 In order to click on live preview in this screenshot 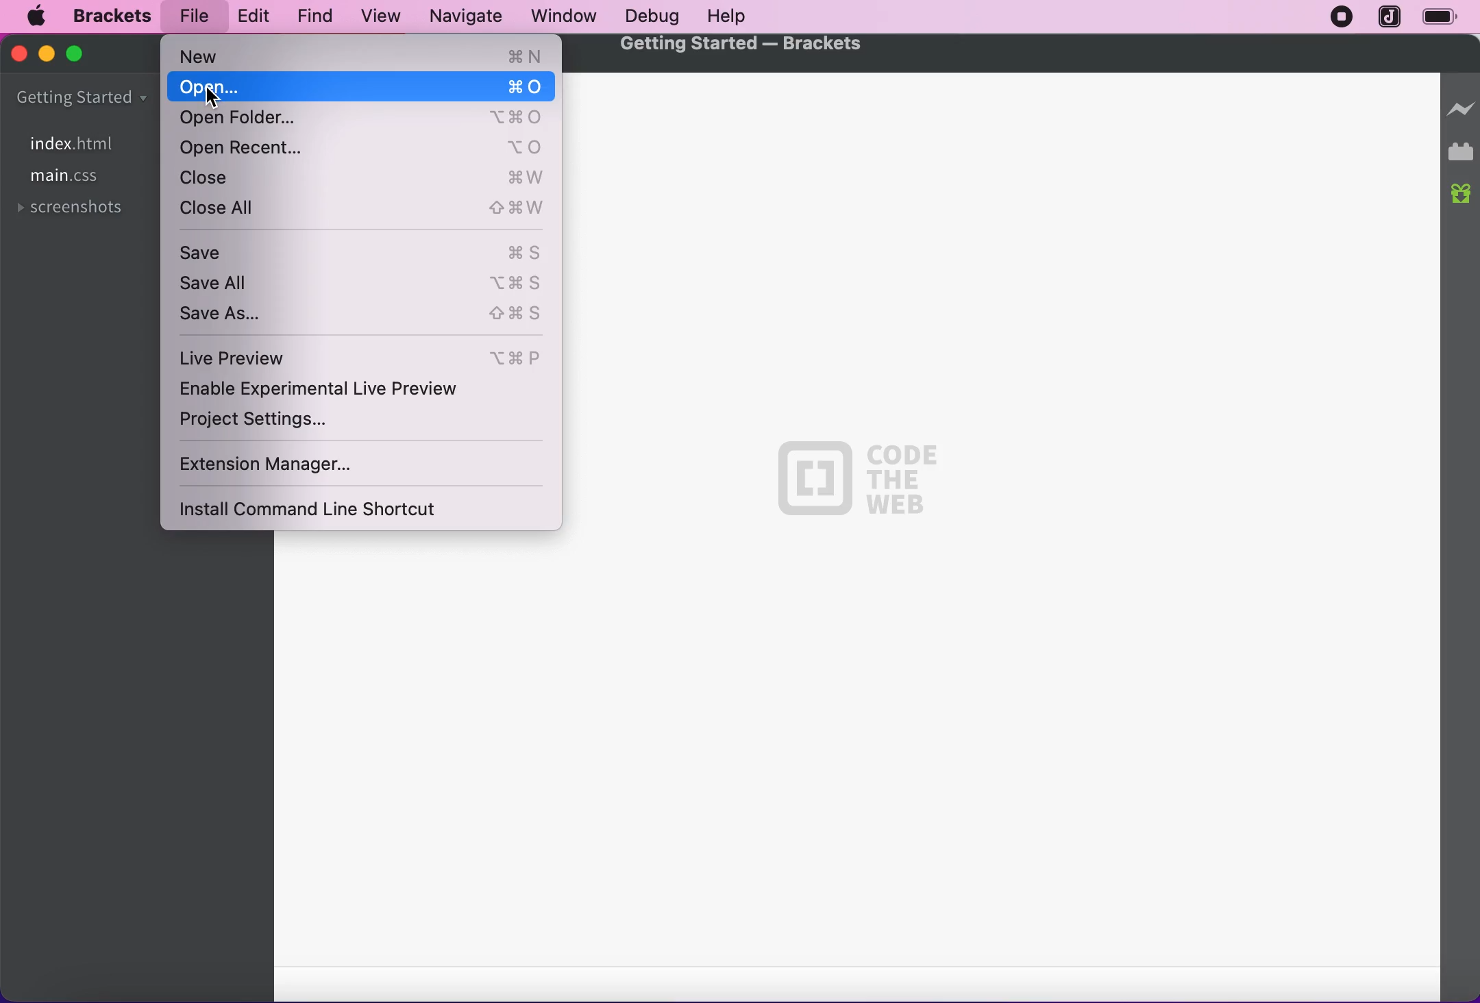, I will do `click(1461, 103)`.